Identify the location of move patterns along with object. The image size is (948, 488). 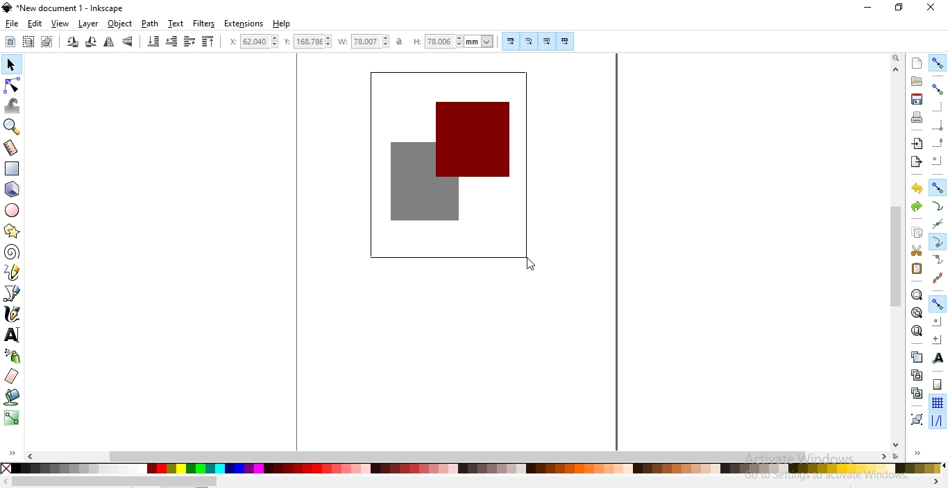
(565, 42).